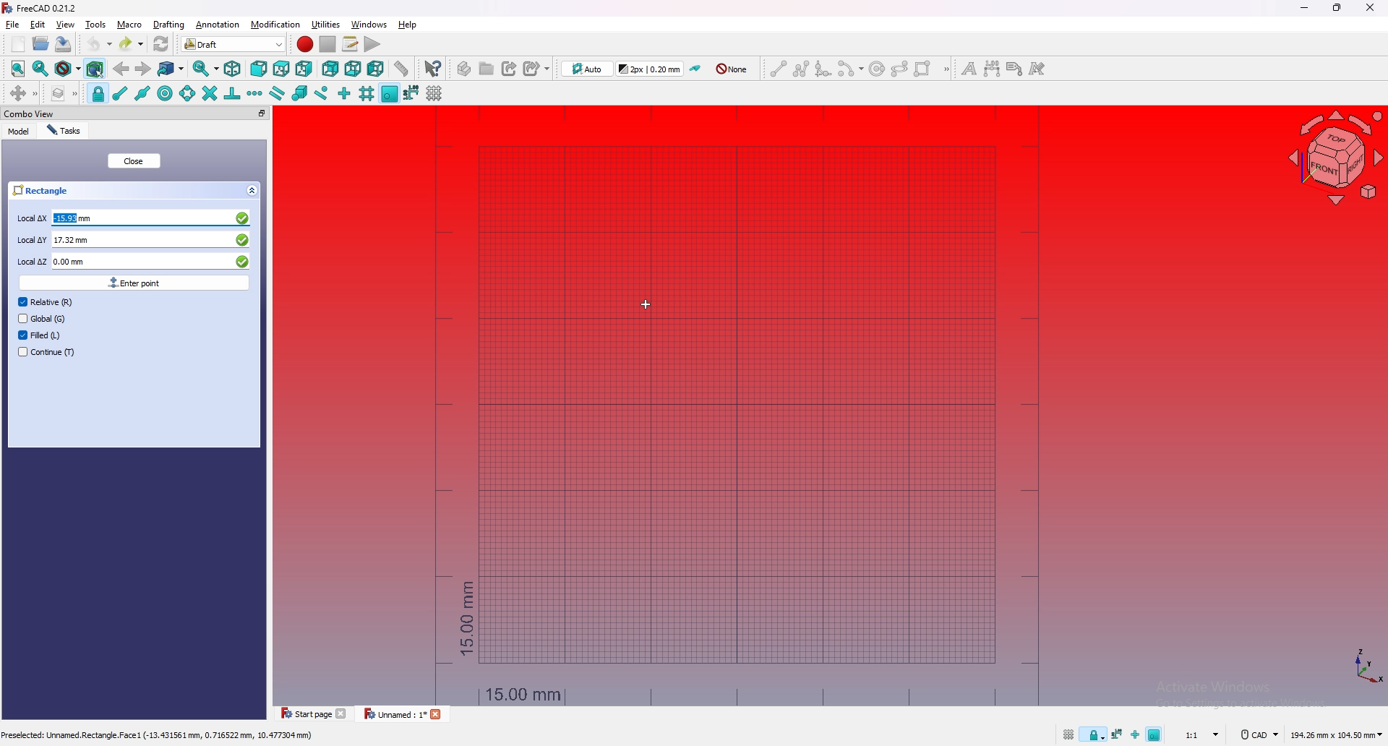  What do you see at coordinates (41, 43) in the screenshot?
I see `open` at bounding box center [41, 43].